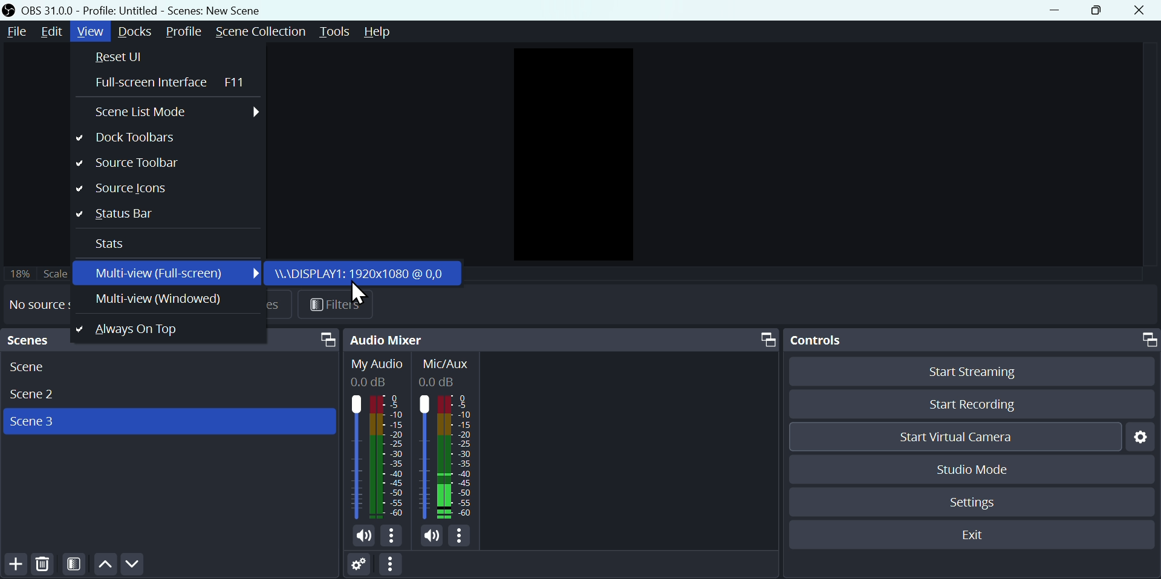 The width and height of the screenshot is (1161, 579). I want to click on (un)mute, so click(432, 536).